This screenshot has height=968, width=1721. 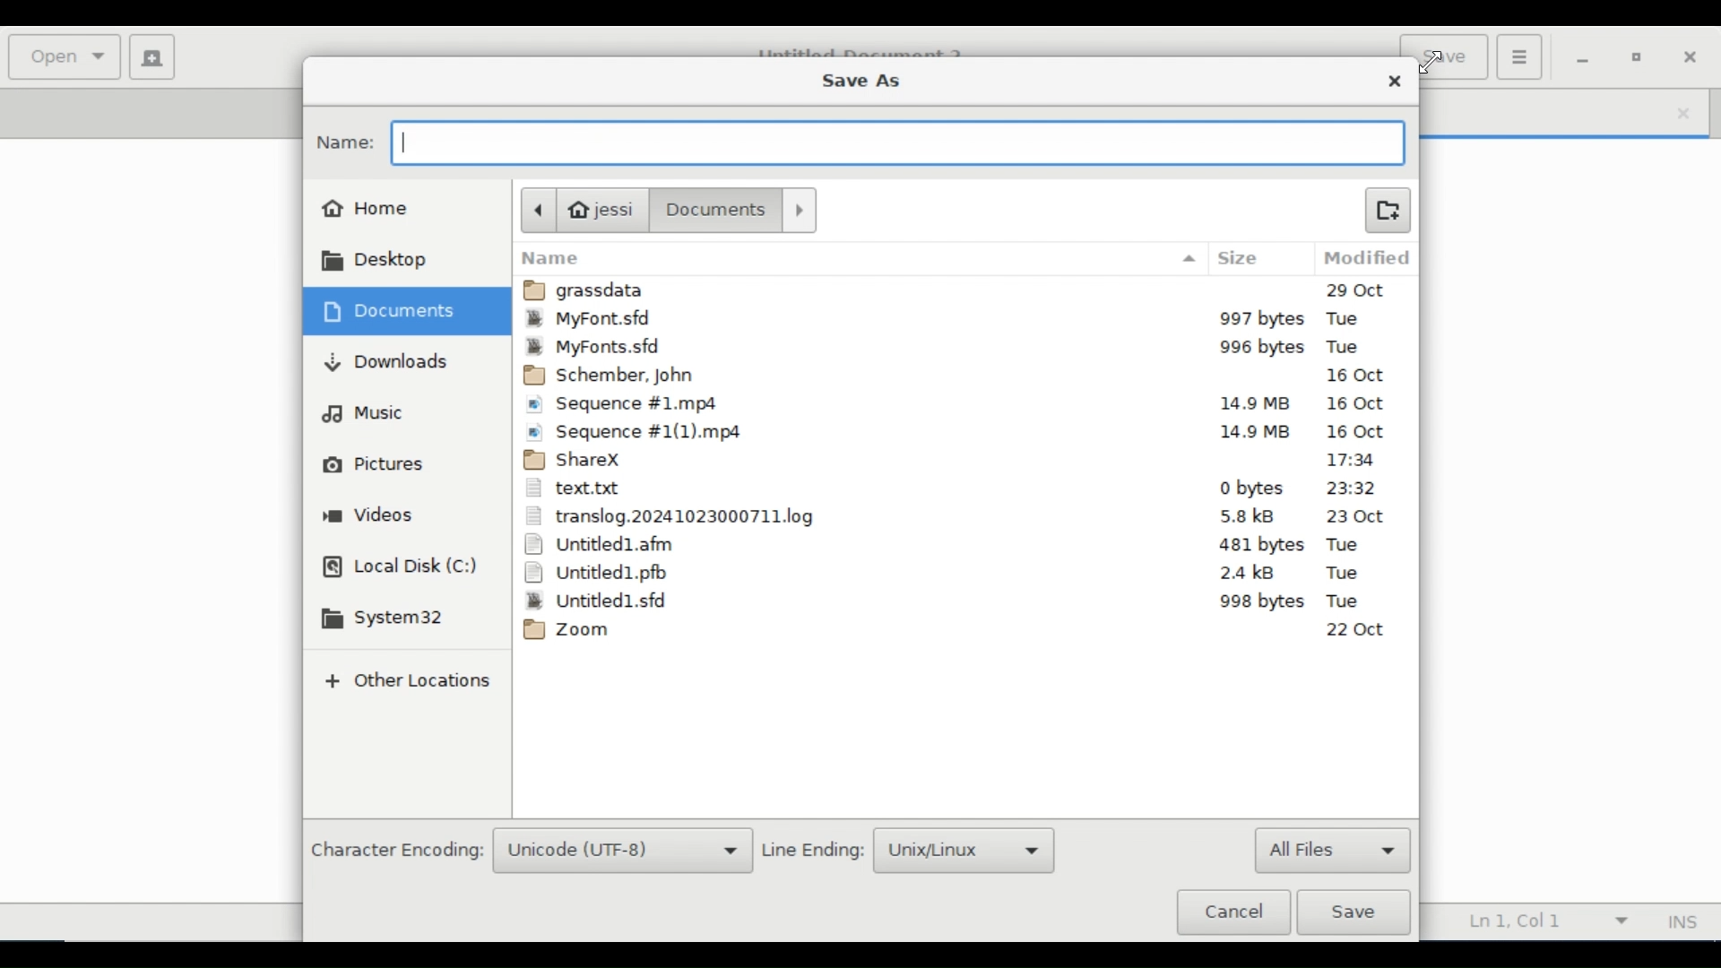 I want to click on text.txt 0 bytes 23:32, so click(x=959, y=490).